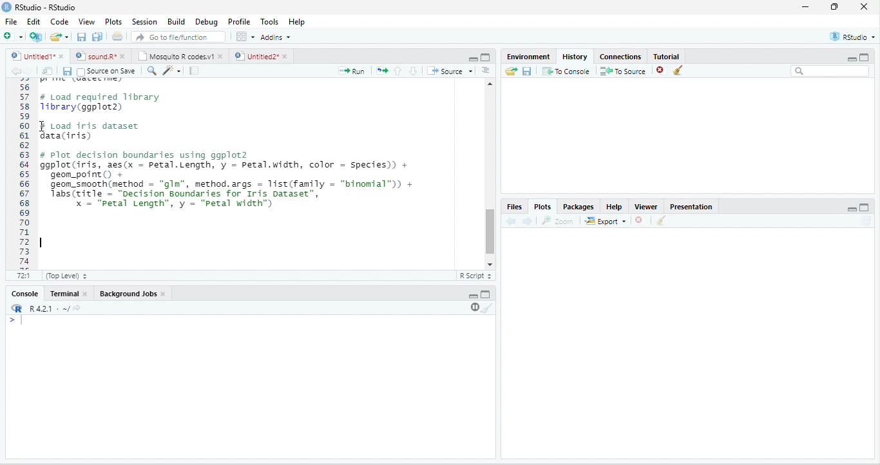 The image size is (880, 465). I want to click on Environment, so click(529, 56).